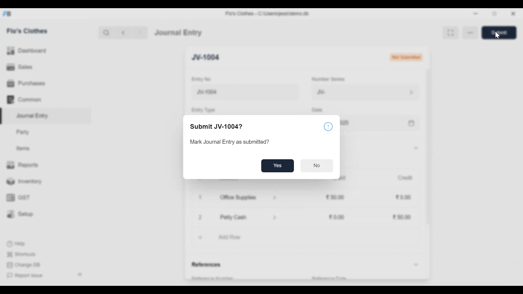 Image resolution: width=523 pixels, height=294 pixels. Describe the element at coordinates (497, 35) in the screenshot. I see `Cursor` at that location.